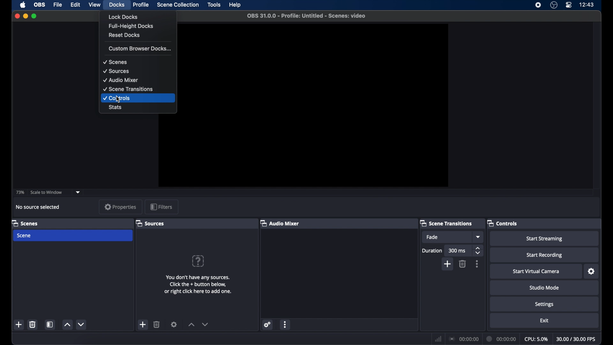 Image resolution: width=613 pixels, height=345 pixels. What do you see at coordinates (576, 339) in the screenshot?
I see `fps` at bounding box center [576, 339].